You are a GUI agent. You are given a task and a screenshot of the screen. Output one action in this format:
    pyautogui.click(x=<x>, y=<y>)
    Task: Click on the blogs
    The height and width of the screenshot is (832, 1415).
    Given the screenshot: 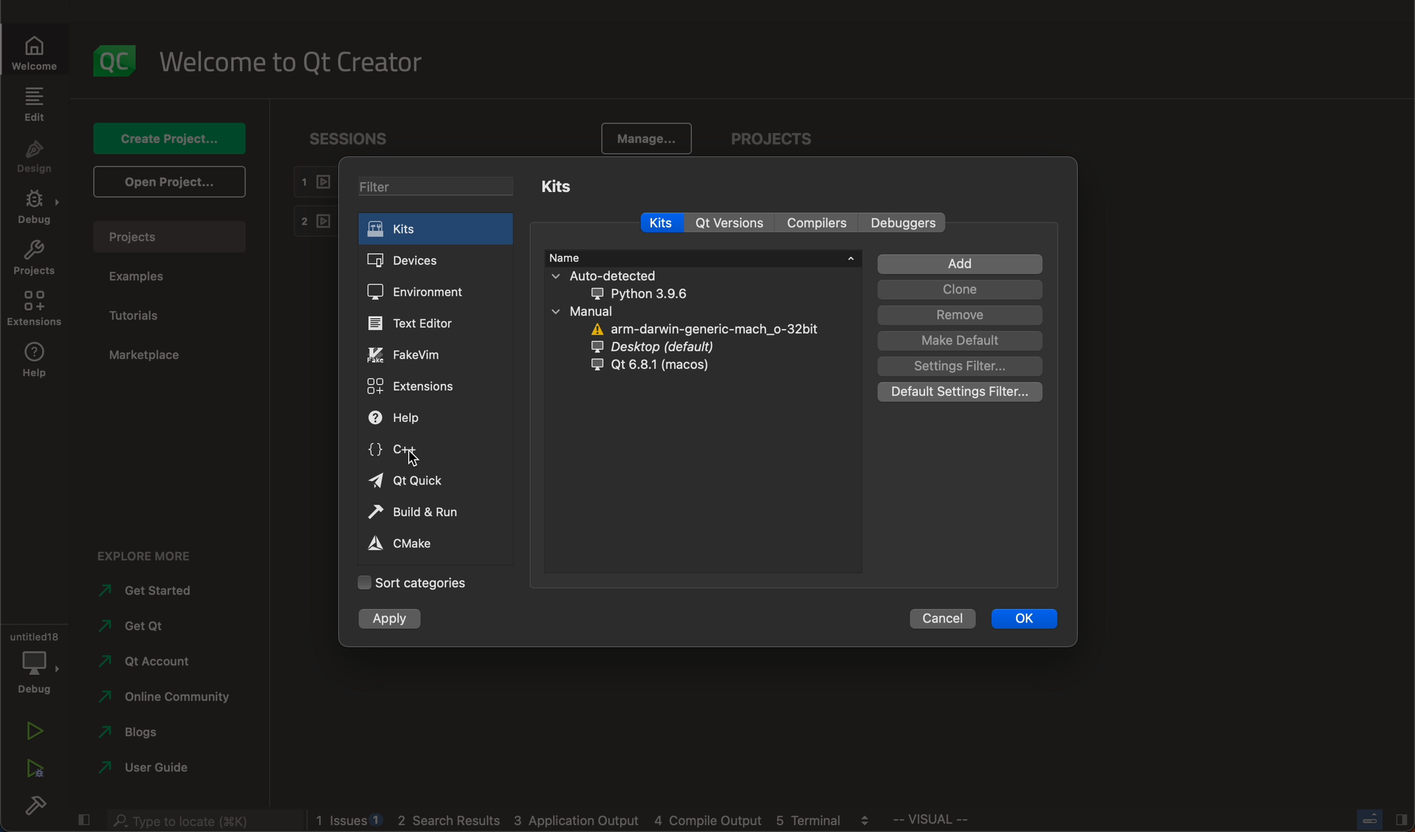 What is the action you would take?
    pyautogui.click(x=145, y=735)
    